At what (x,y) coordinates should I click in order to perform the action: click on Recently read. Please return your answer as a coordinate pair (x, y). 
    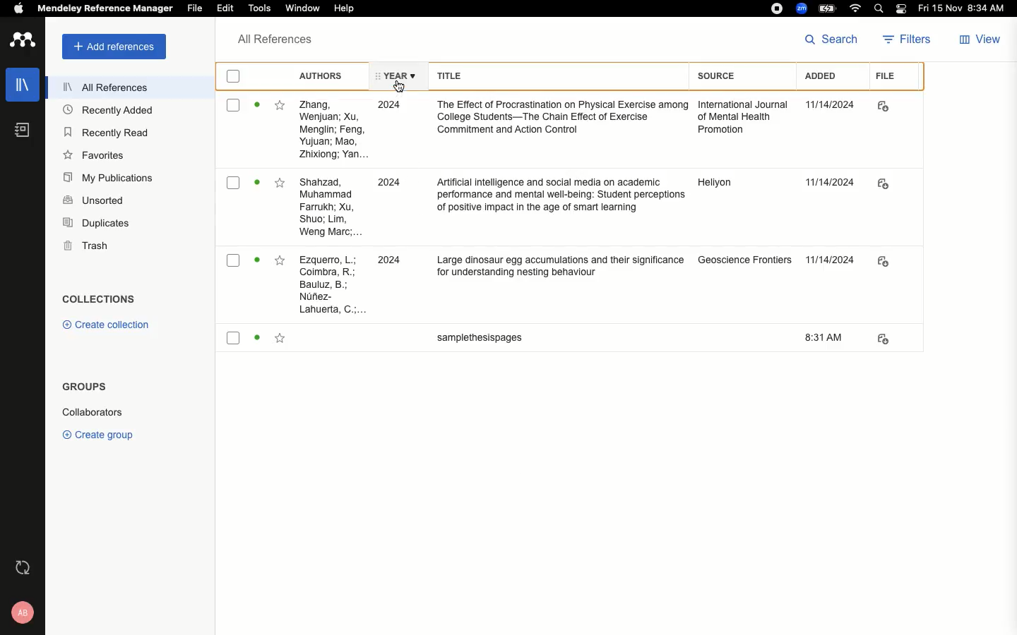
    Looking at the image, I should click on (107, 132).